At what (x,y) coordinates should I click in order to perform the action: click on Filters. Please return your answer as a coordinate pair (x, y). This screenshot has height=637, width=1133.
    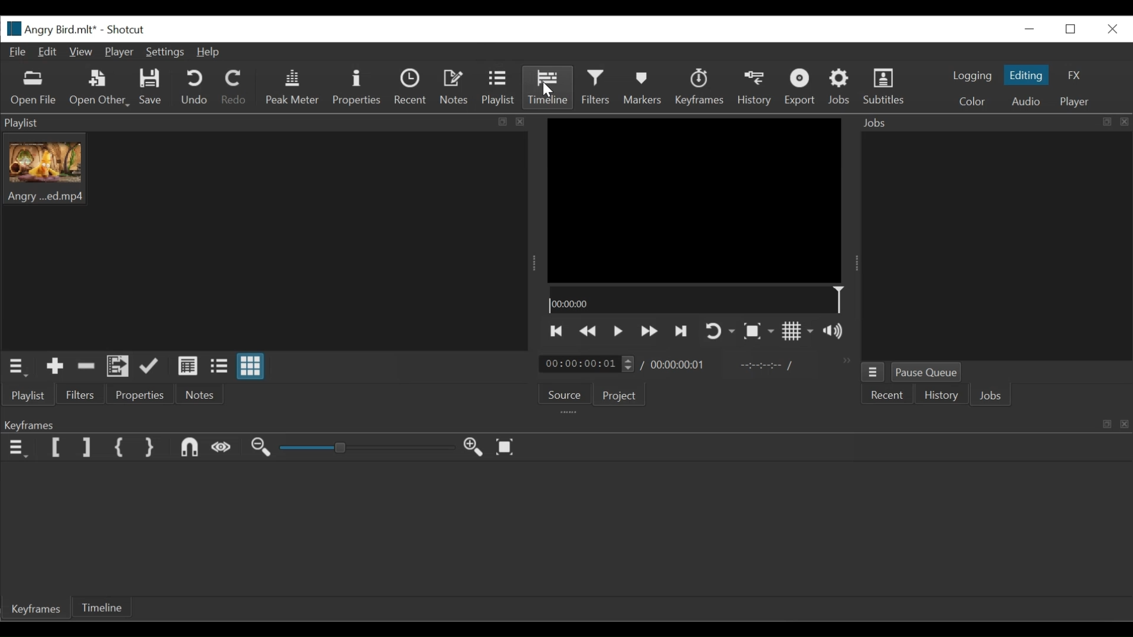
    Looking at the image, I should click on (80, 396).